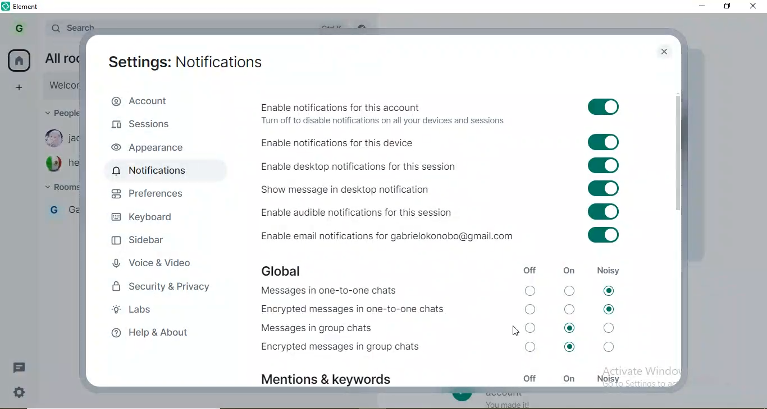 Image resolution: width=767 pixels, height=409 pixels. I want to click on hector73, so click(74, 163).